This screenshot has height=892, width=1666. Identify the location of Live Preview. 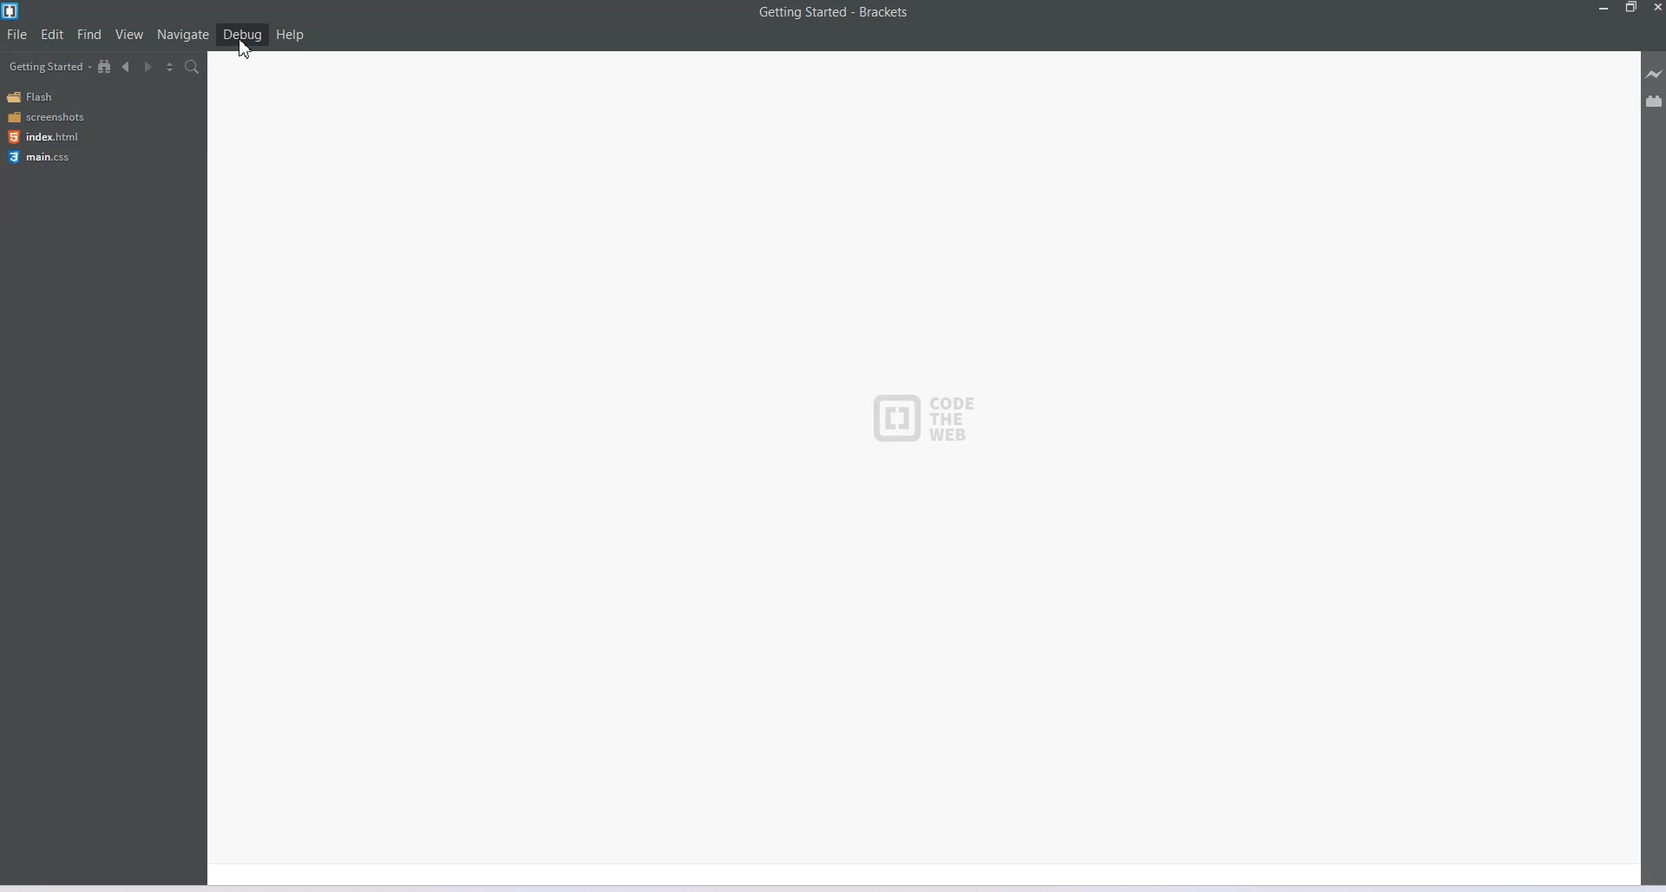
(1655, 75).